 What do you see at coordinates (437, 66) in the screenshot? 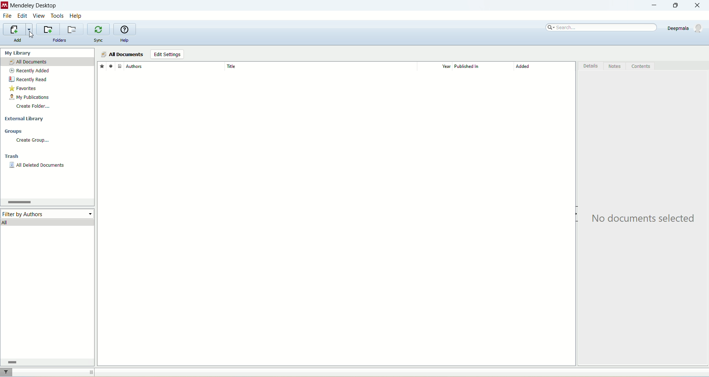
I see `year` at bounding box center [437, 66].